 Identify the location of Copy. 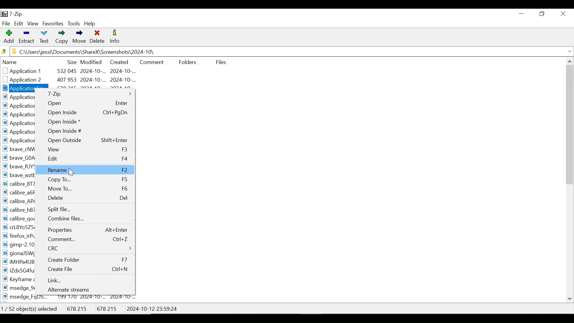
(60, 38).